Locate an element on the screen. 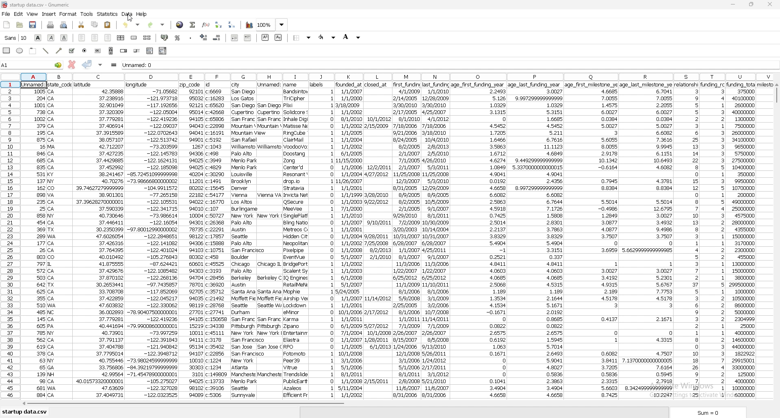 The image size is (780, 418). undo is located at coordinates (133, 24).